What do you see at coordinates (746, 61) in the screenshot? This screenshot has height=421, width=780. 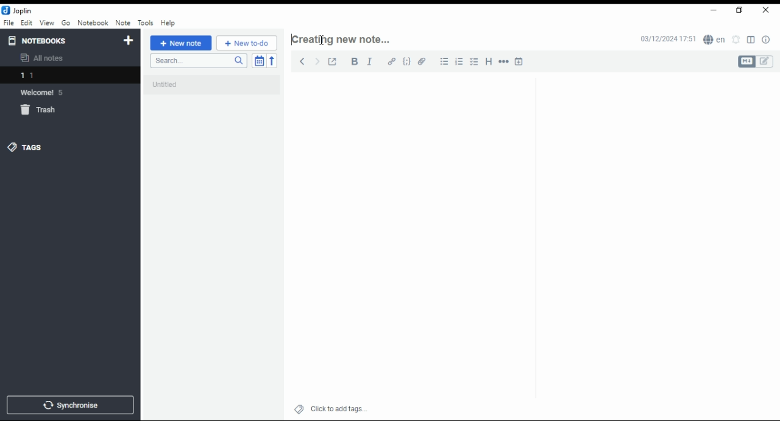 I see `Markdown` at bounding box center [746, 61].